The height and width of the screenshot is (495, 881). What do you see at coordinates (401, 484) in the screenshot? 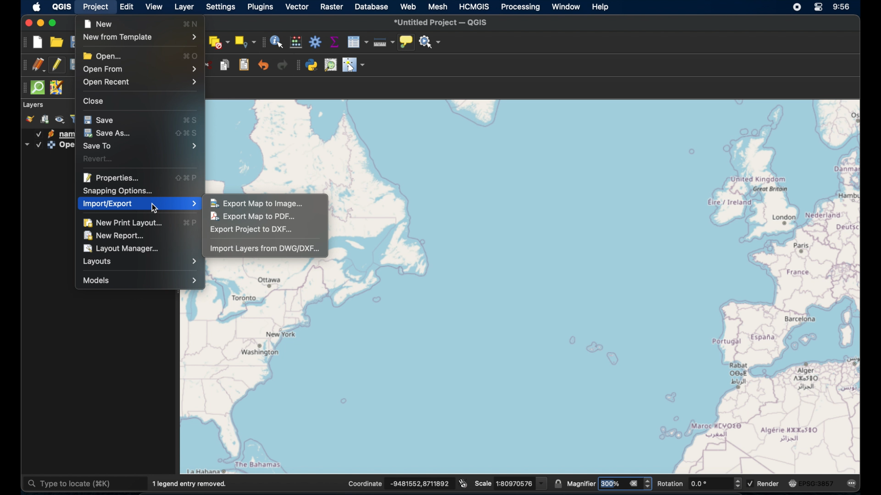
I see `coordinates` at bounding box center [401, 484].